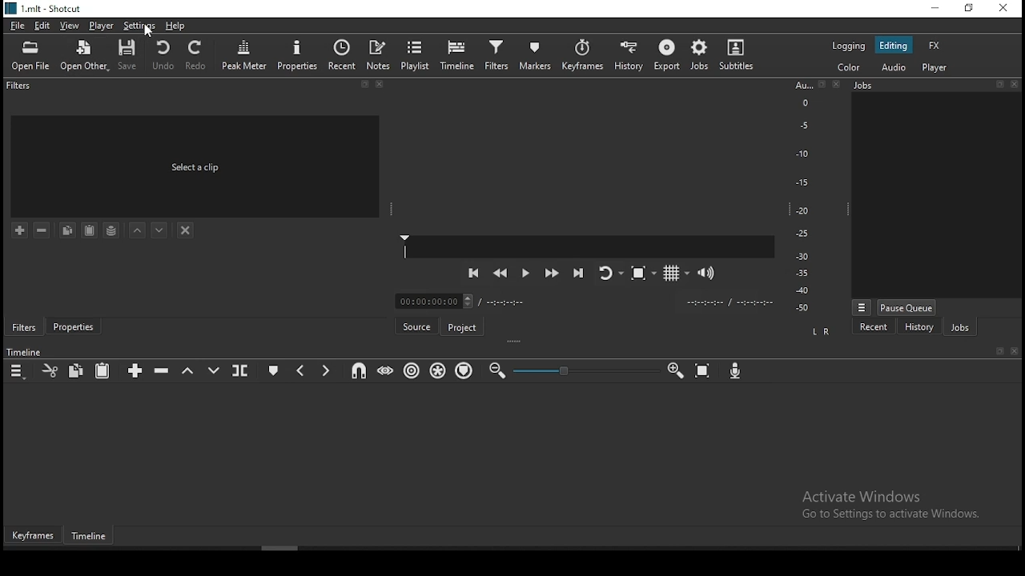 This screenshot has width=1025, height=576. I want to click on audio, so click(896, 68).